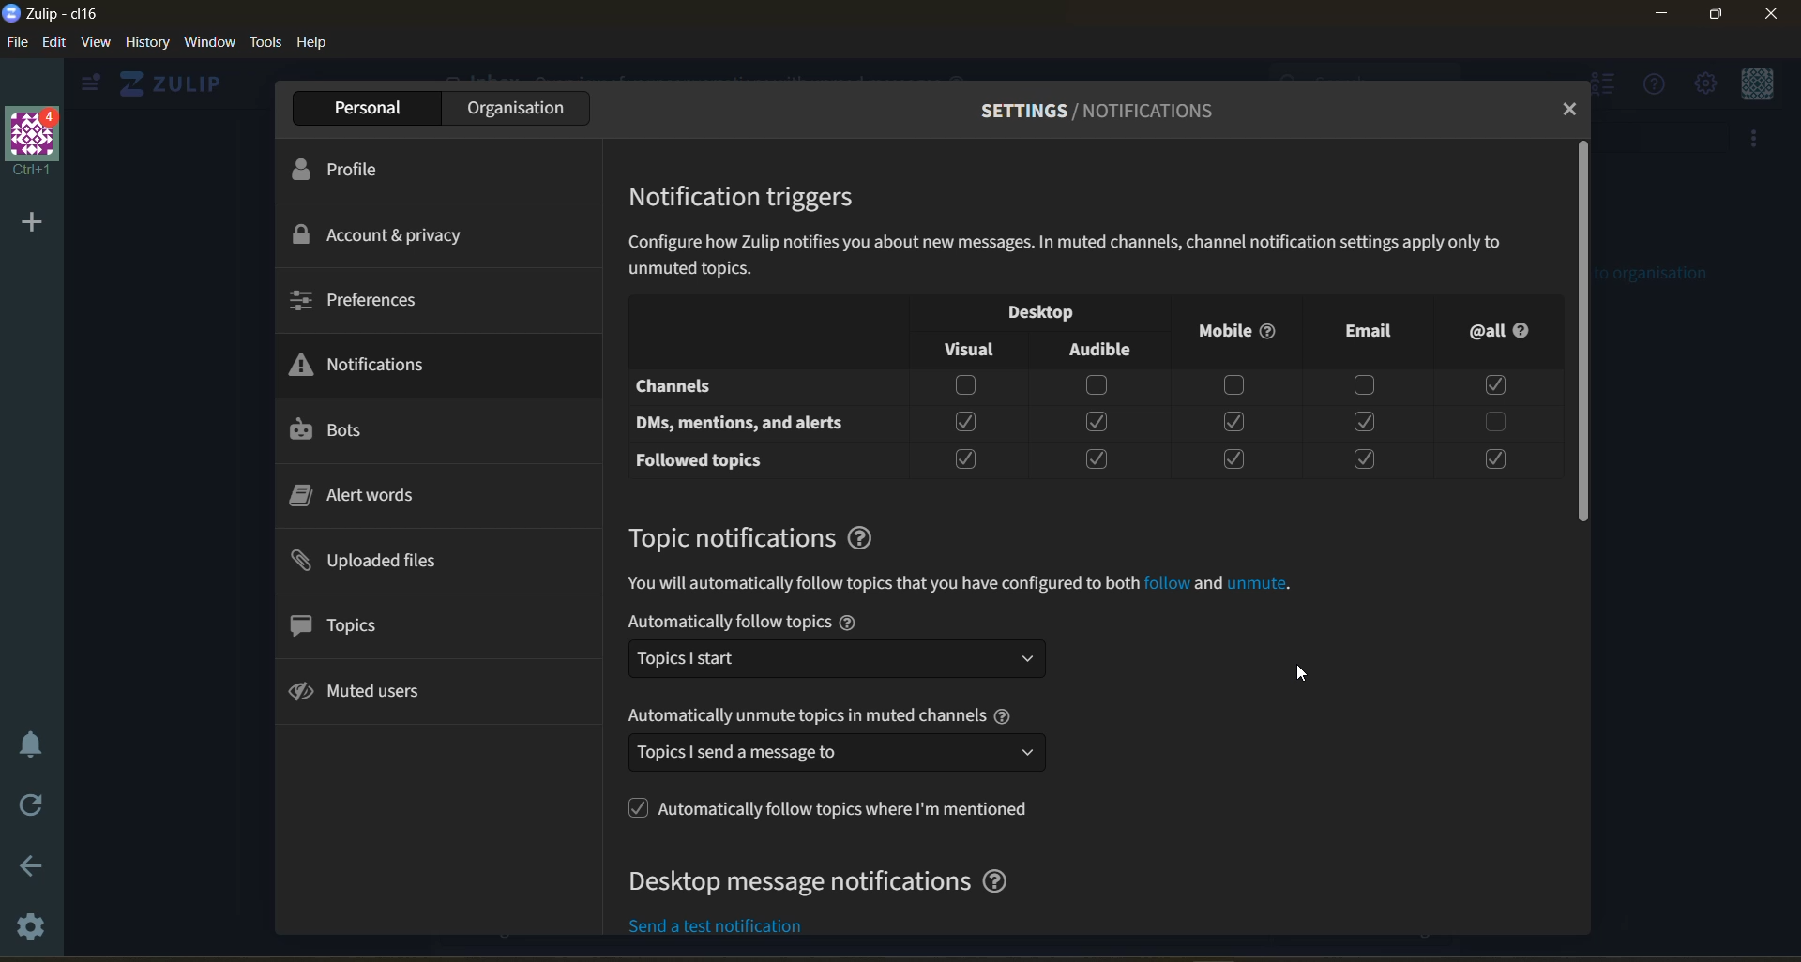 The image size is (1801, 962). Describe the element at coordinates (392, 235) in the screenshot. I see `account and privacy` at that location.